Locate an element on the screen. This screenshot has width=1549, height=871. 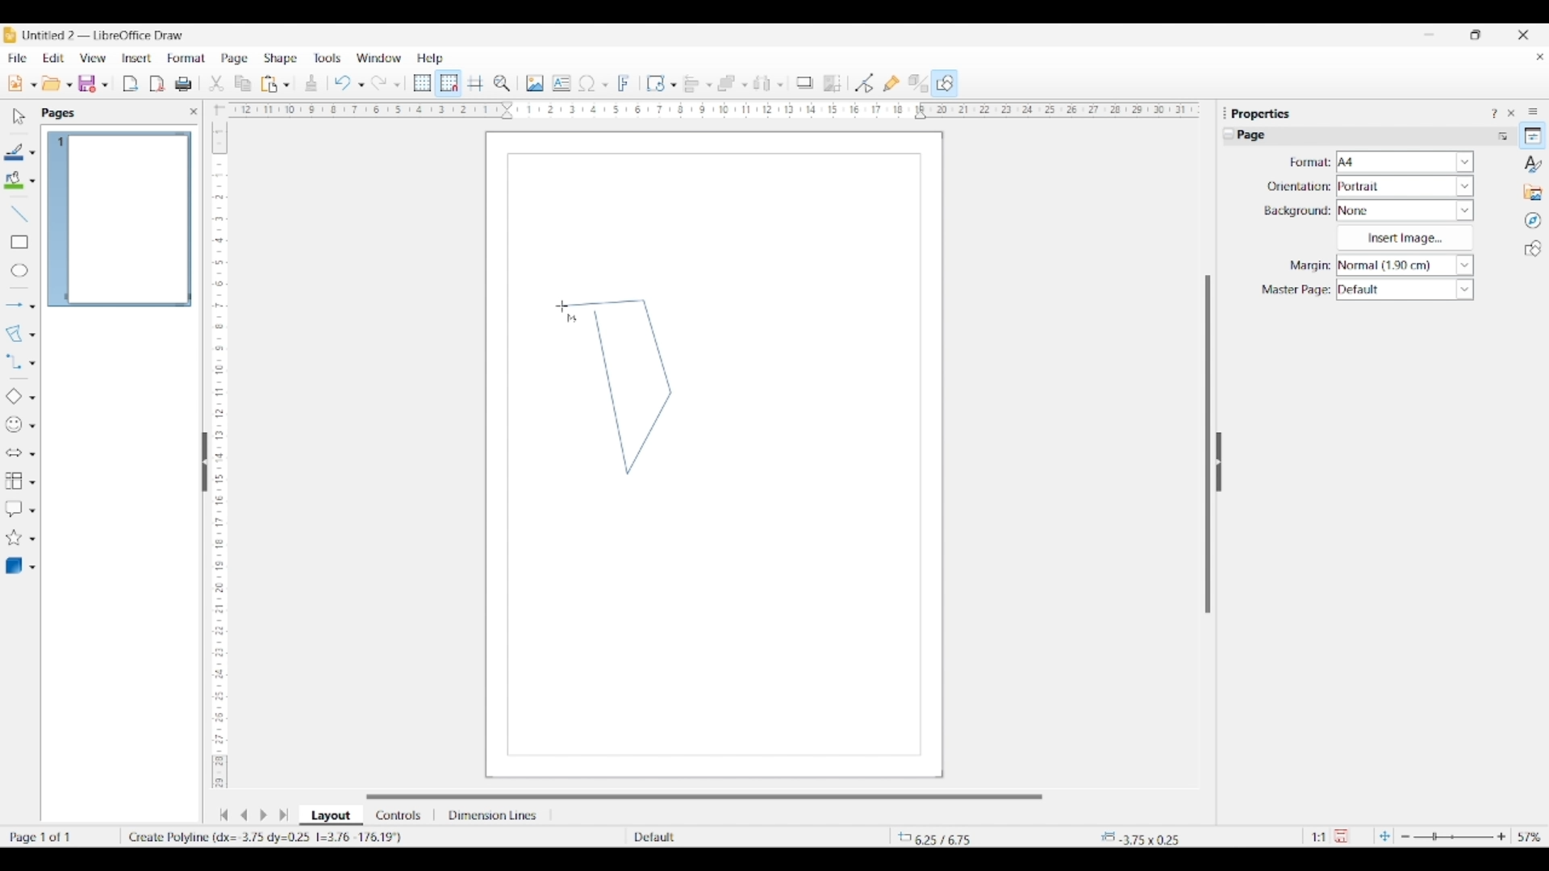
Selected fill color is located at coordinates (14, 180).